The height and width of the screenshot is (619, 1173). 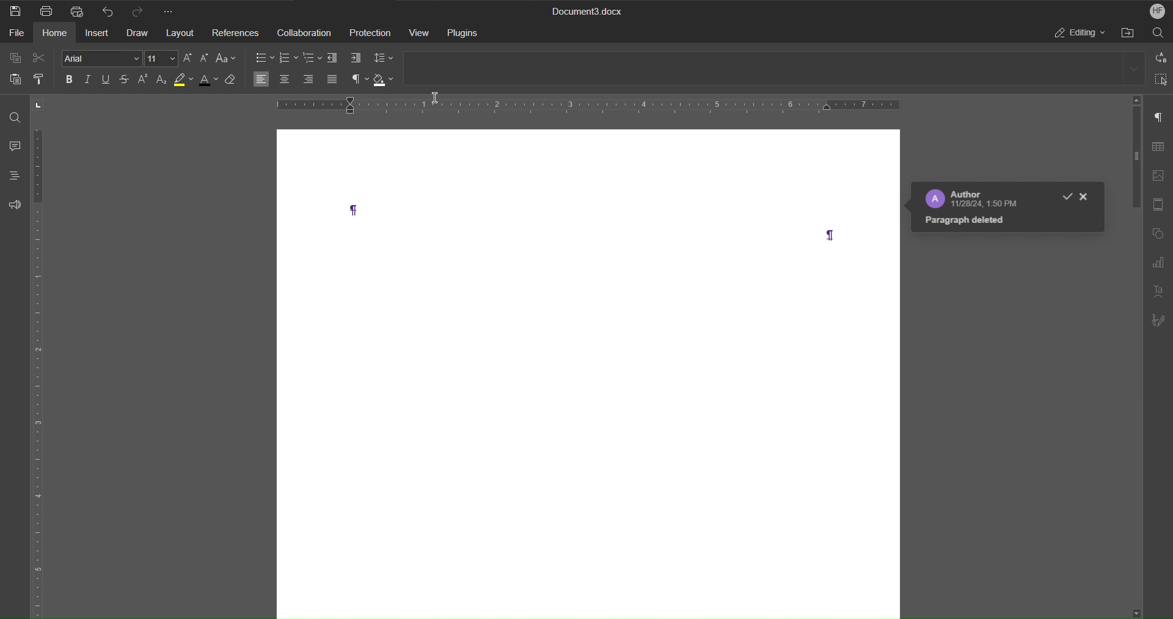 I want to click on Increase indent, so click(x=355, y=57).